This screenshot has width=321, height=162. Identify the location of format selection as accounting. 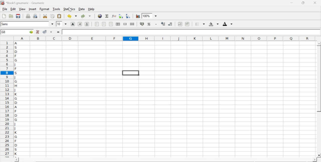
(142, 24).